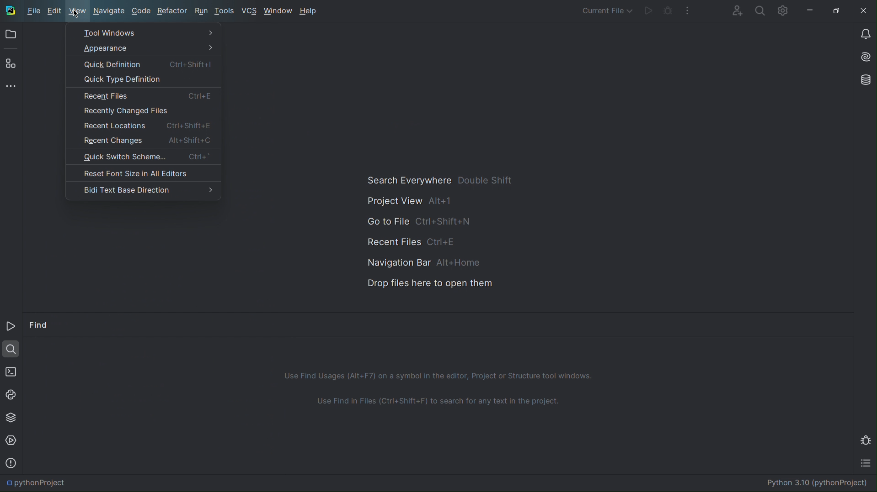  I want to click on Logo, so click(17, 11).